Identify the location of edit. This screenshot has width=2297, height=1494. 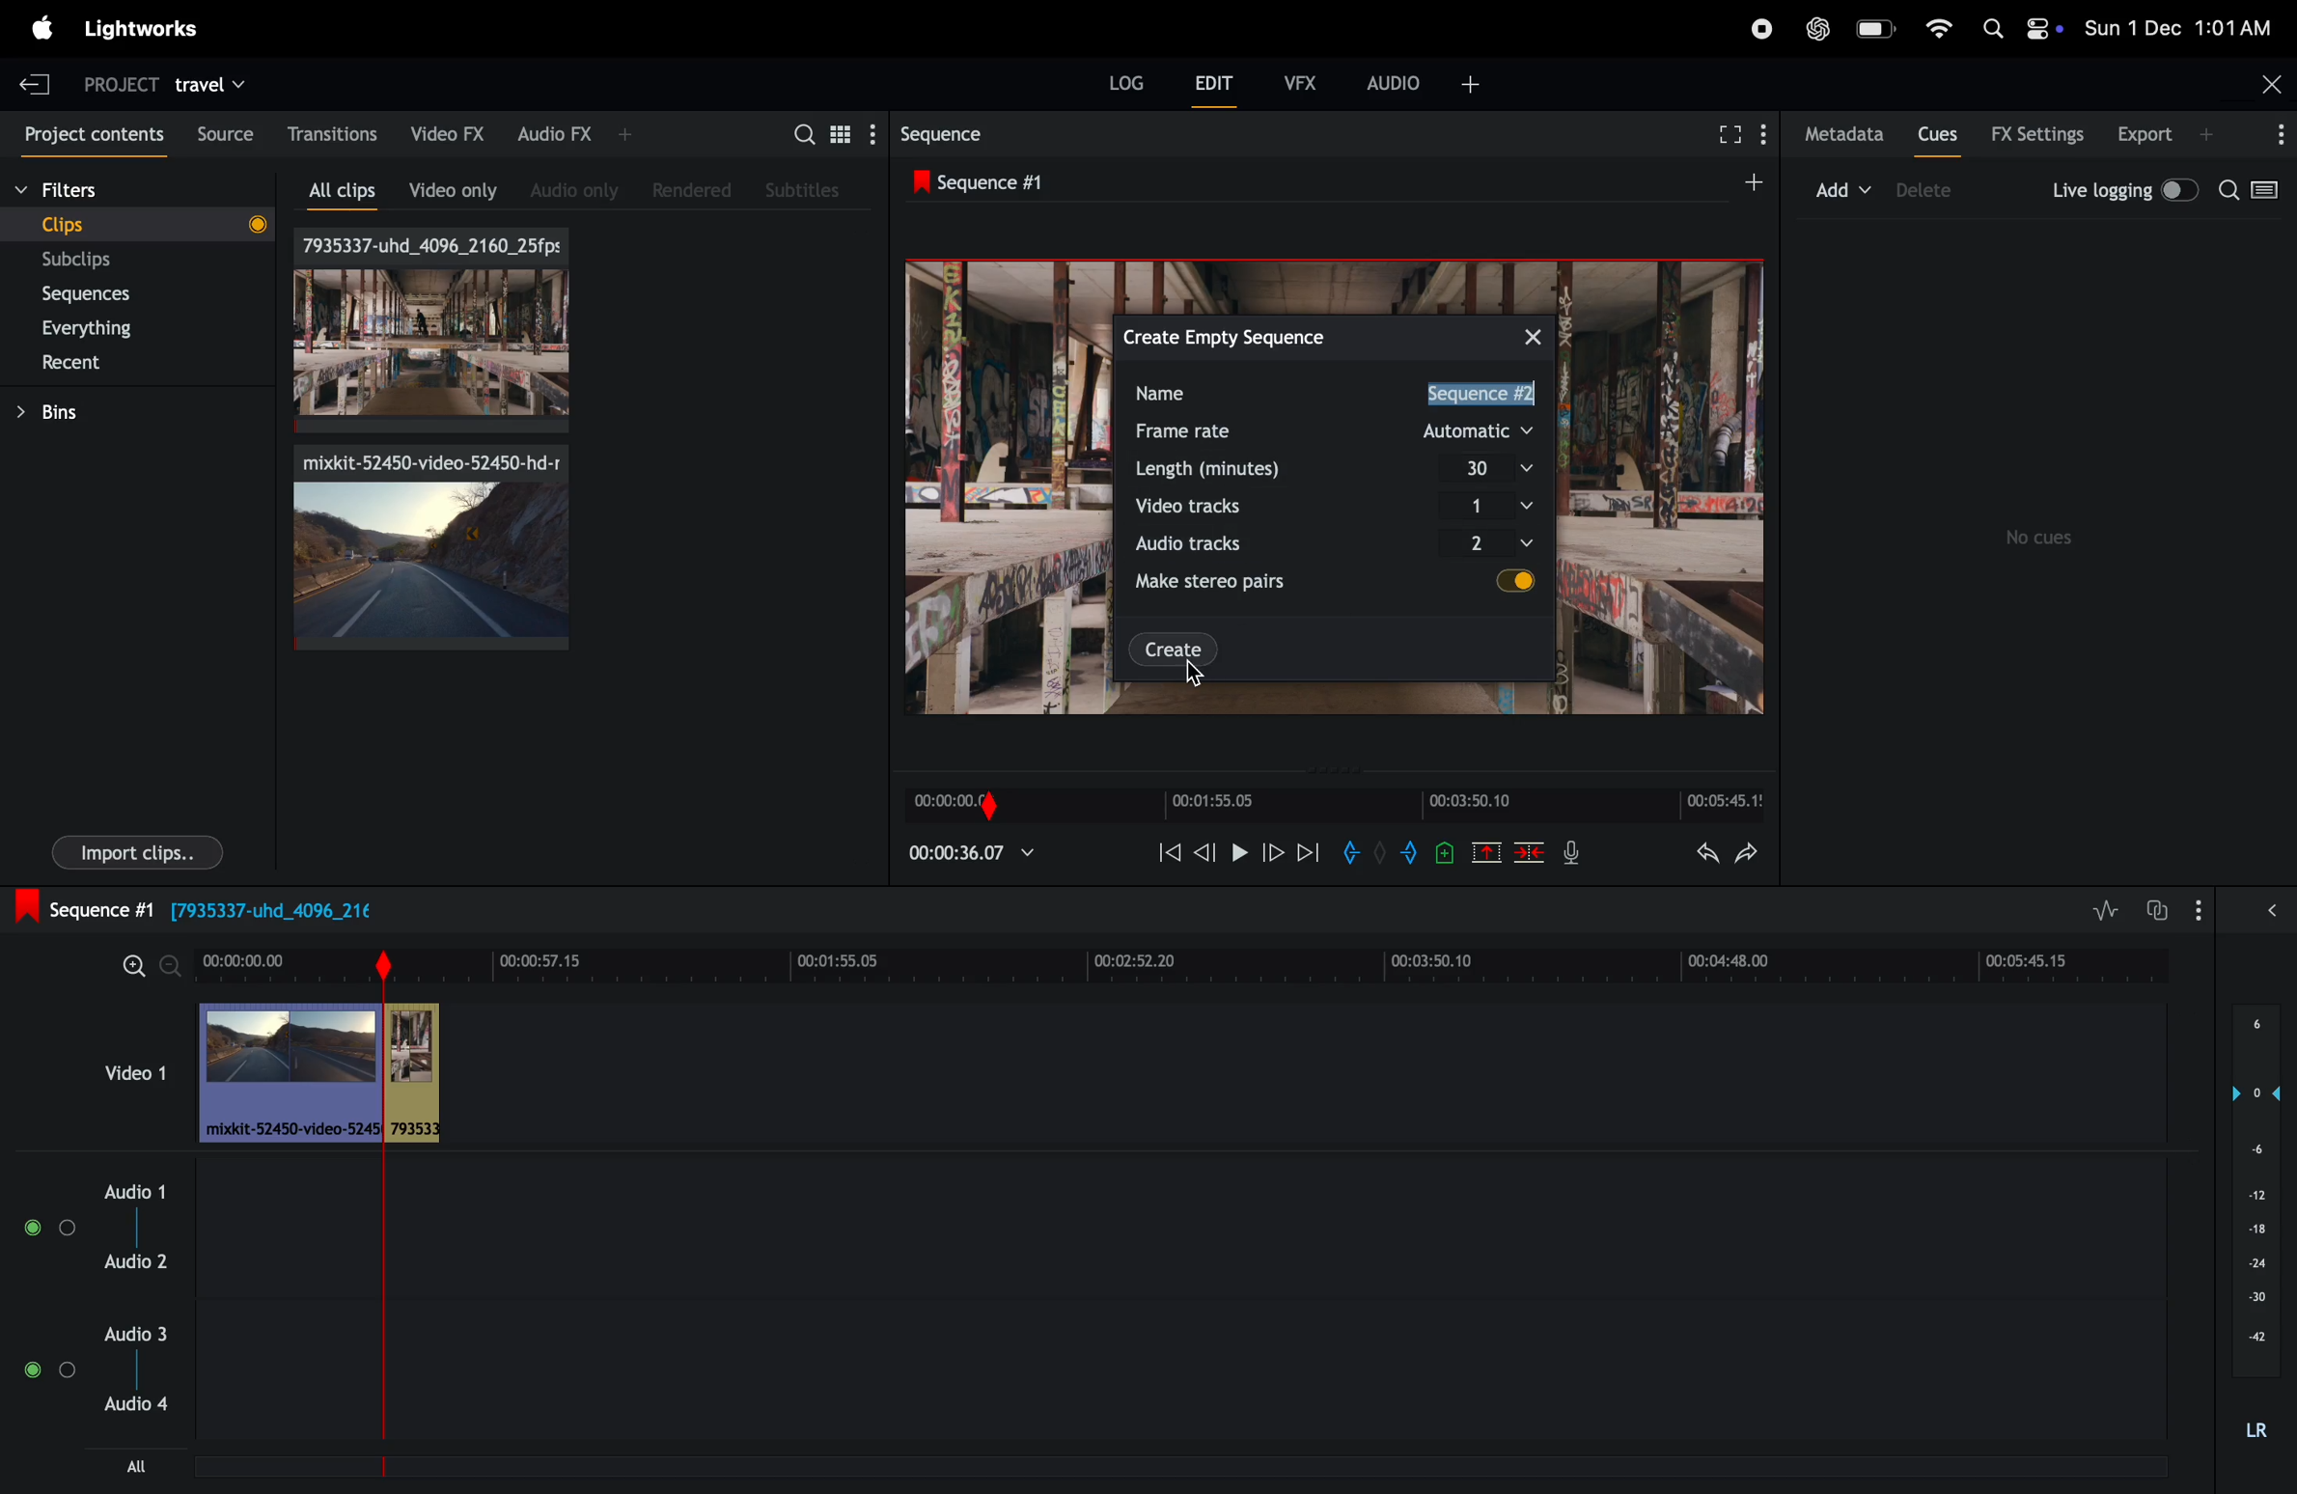
(1213, 82).